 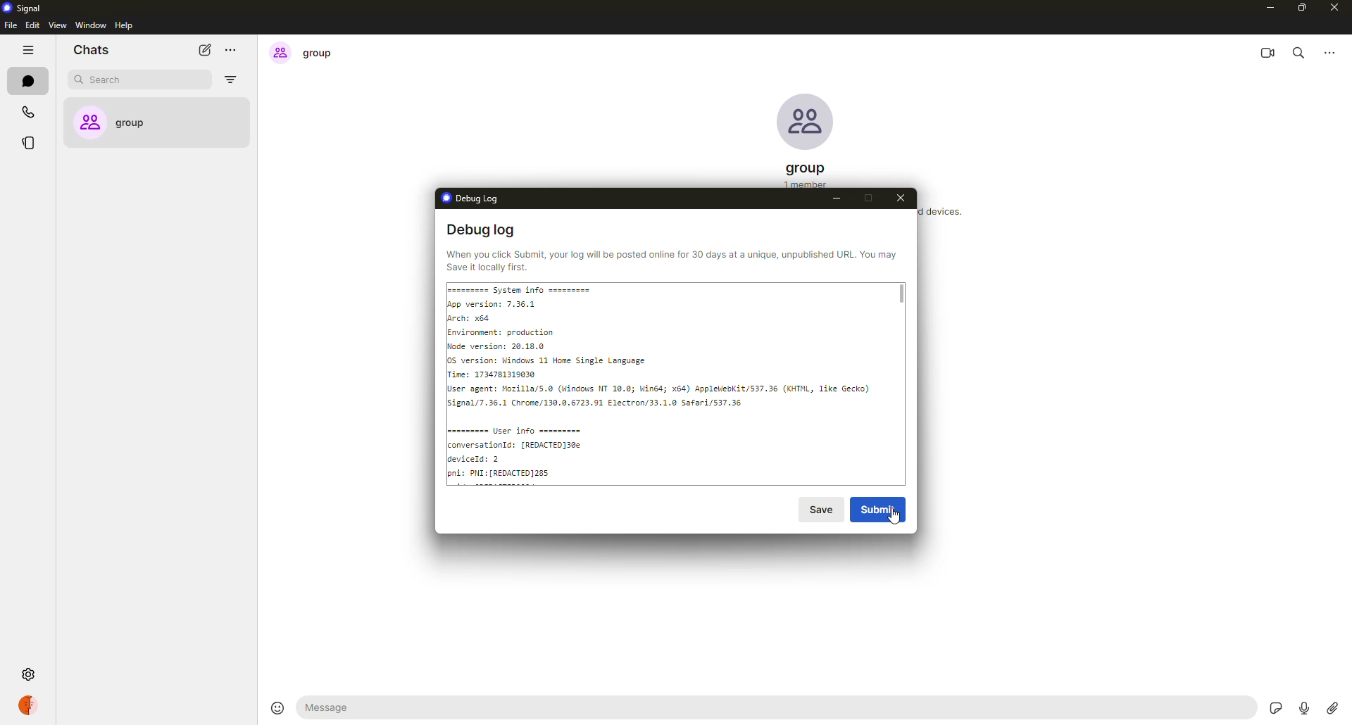 What do you see at coordinates (906, 200) in the screenshot?
I see `close` at bounding box center [906, 200].